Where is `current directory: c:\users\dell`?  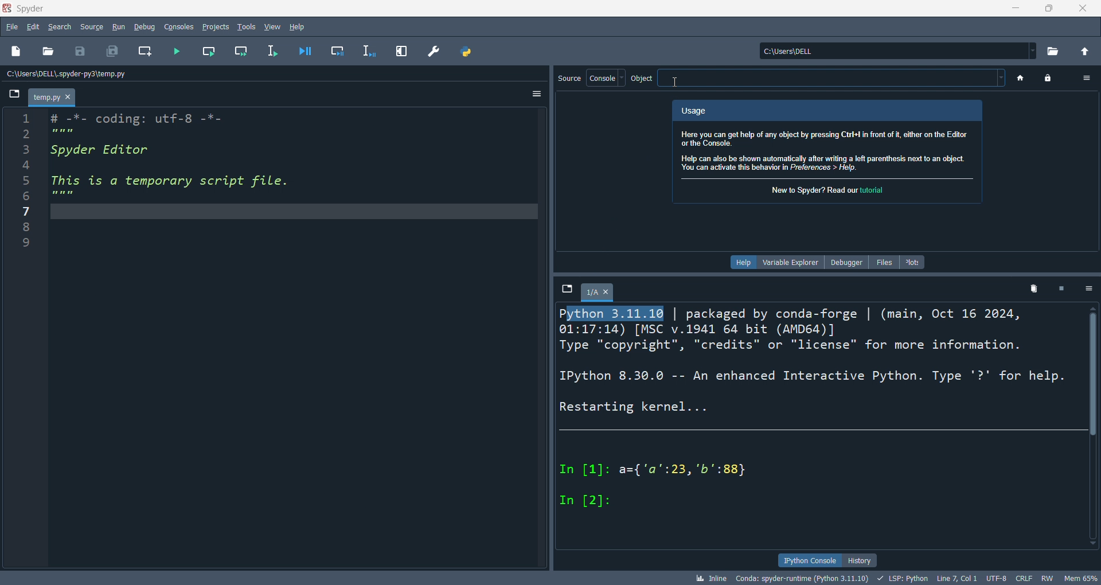
current directory: c:\users\dell is located at coordinates (893, 53).